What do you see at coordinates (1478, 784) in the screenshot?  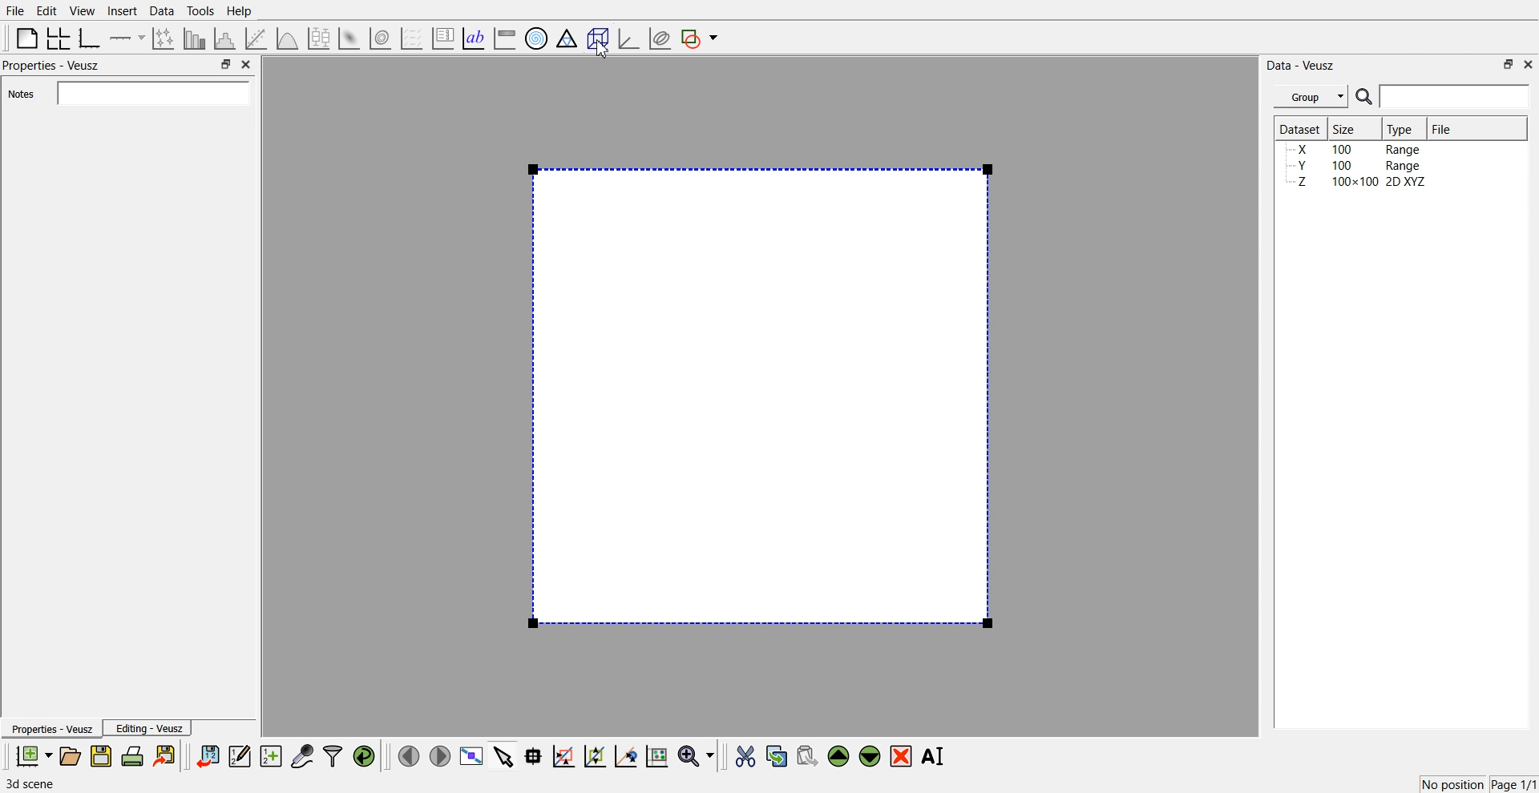 I see `No position Page 1/1` at bounding box center [1478, 784].